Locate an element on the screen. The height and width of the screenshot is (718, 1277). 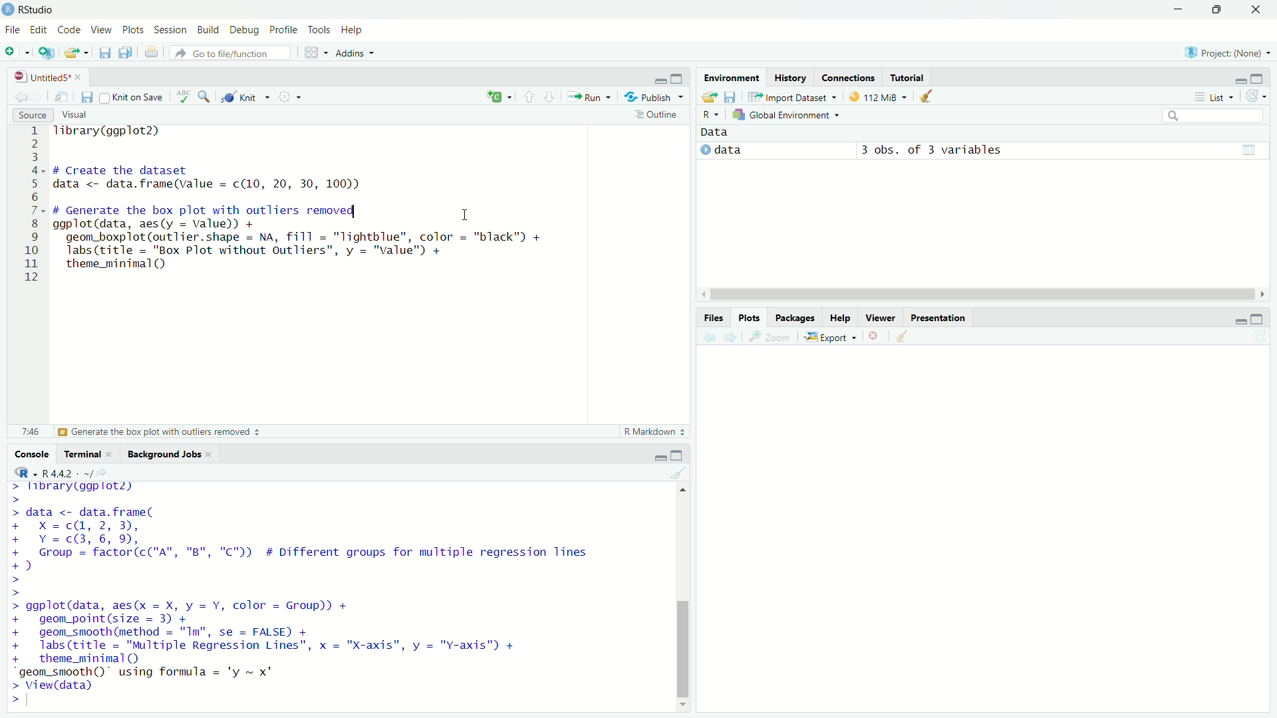
maximise is located at coordinates (1256, 80).